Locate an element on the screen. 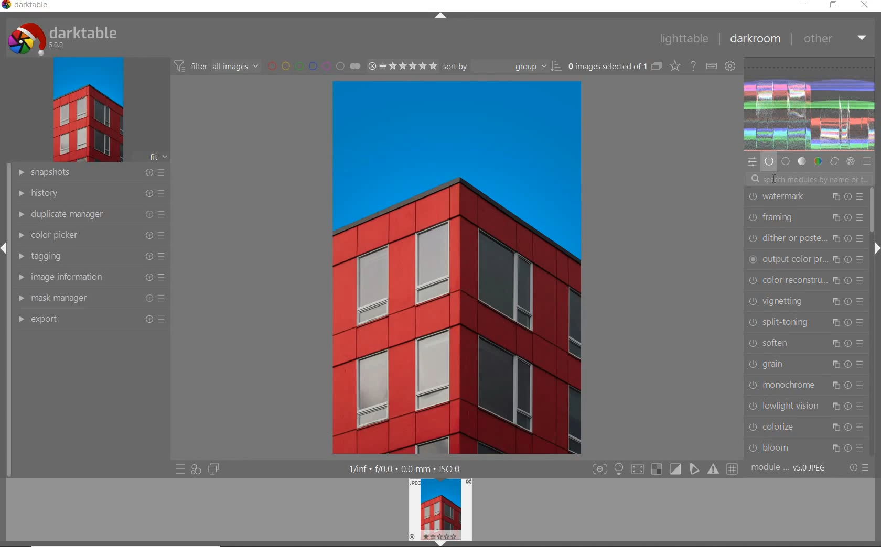 The image size is (881, 547). monochrome is located at coordinates (806, 385).